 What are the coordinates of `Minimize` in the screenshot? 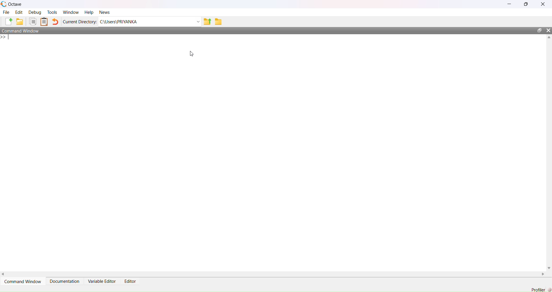 It's located at (508, 4).